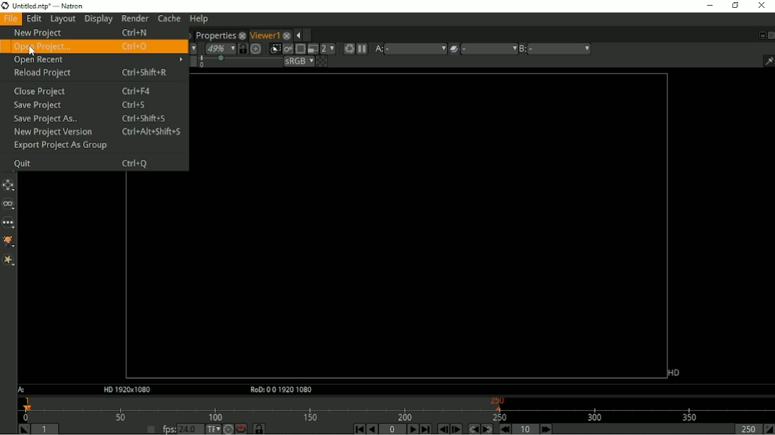  I want to click on Next increment, so click(546, 429).